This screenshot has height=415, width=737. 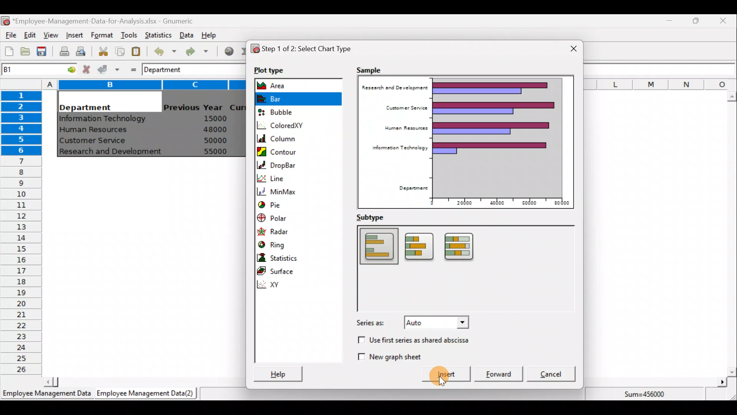 What do you see at coordinates (302, 285) in the screenshot?
I see `XY` at bounding box center [302, 285].